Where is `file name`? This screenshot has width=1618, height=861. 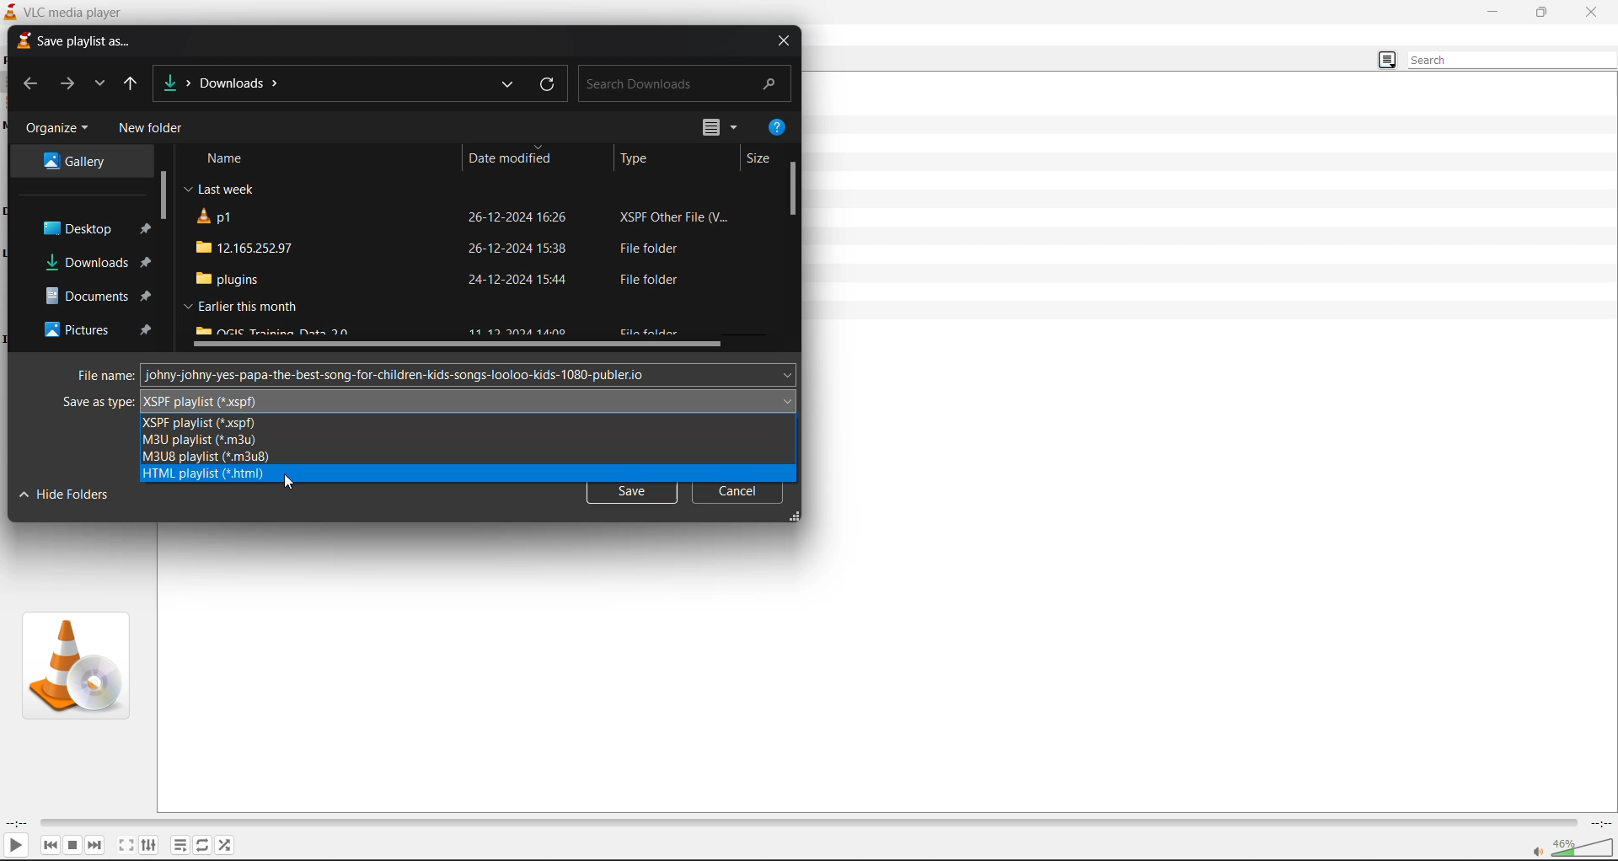 file name is located at coordinates (103, 375).